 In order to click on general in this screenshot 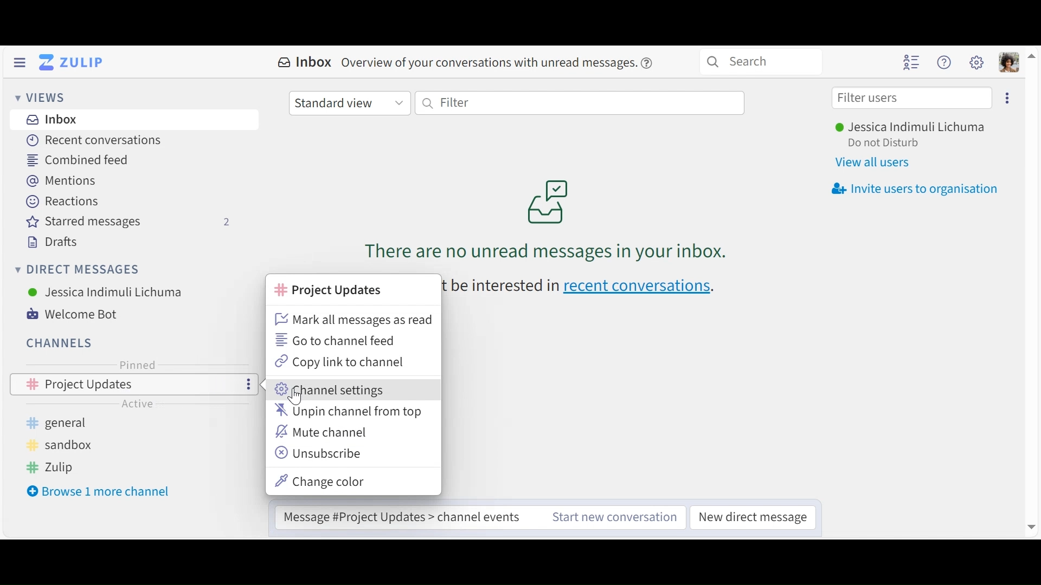, I will do `click(65, 423)`.